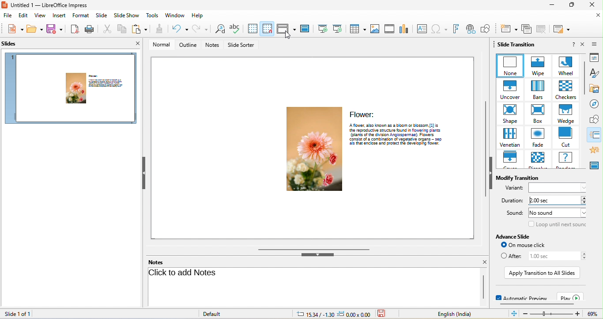 The image size is (603, 319). Describe the element at coordinates (143, 172) in the screenshot. I see `hide sidebar` at that location.